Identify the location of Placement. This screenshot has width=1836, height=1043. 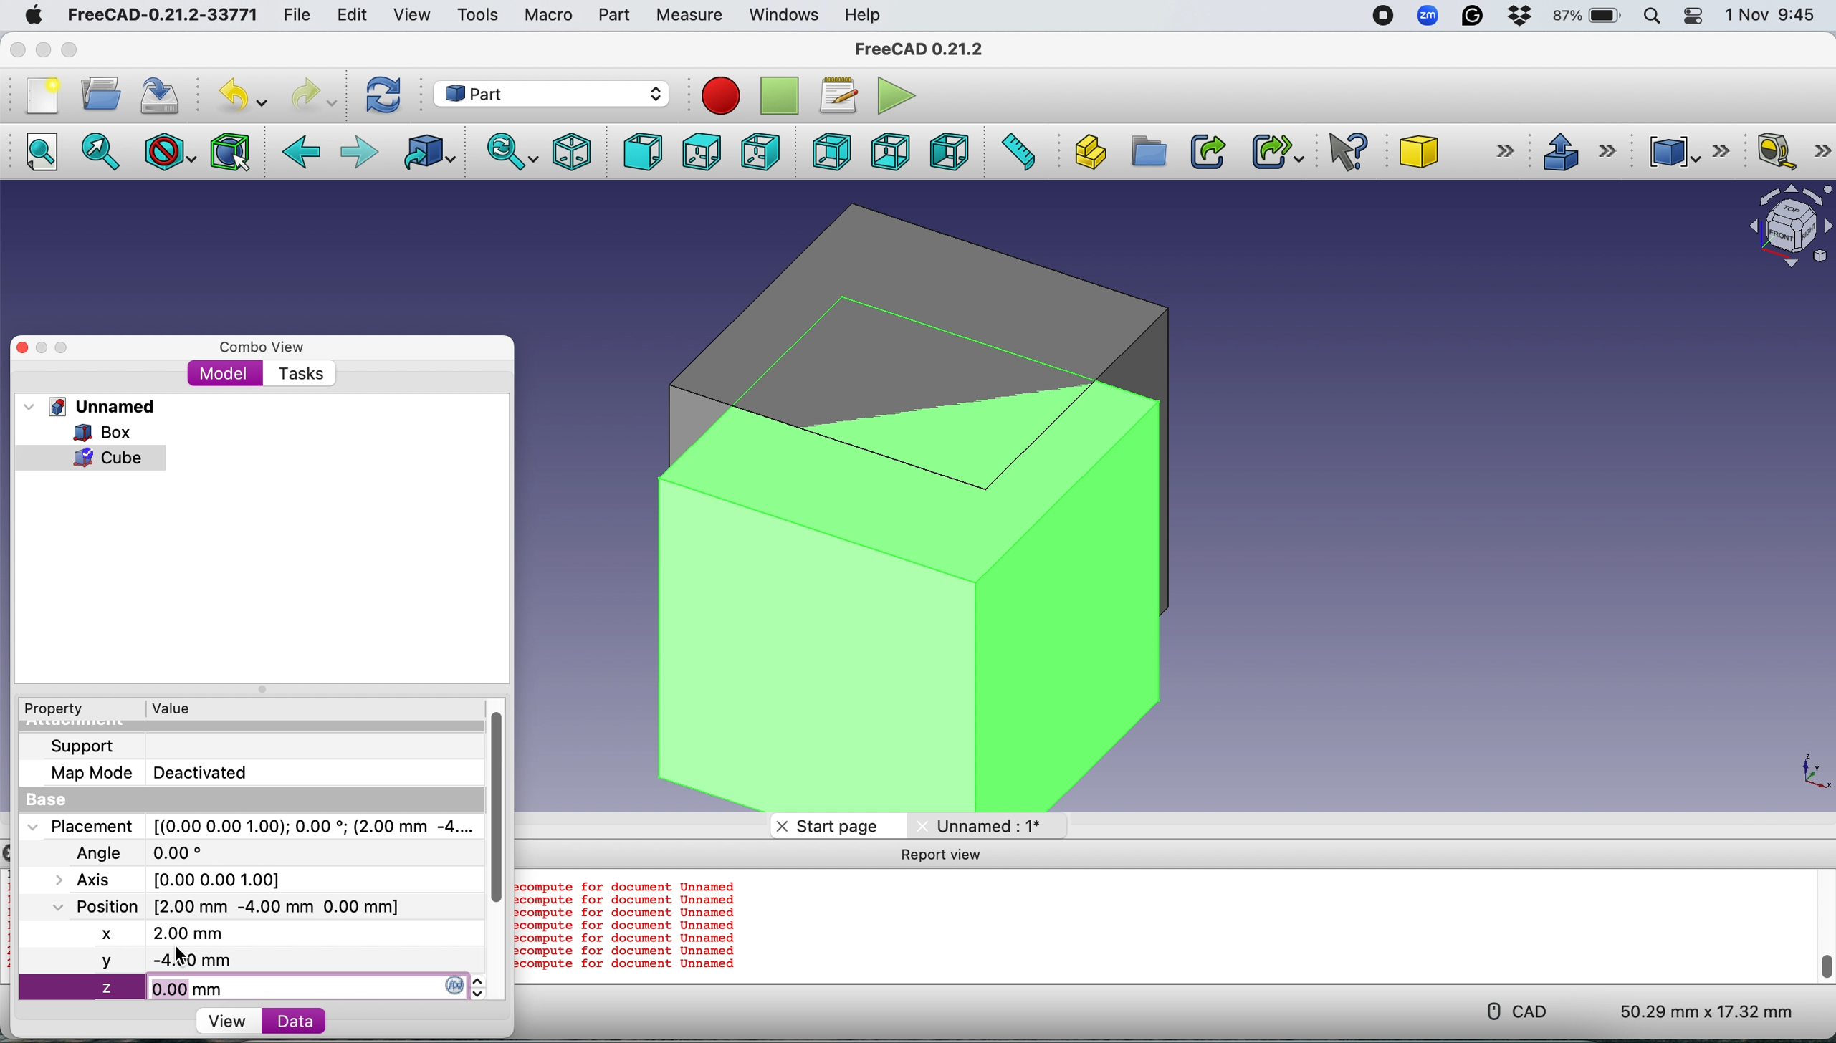
(255, 827).